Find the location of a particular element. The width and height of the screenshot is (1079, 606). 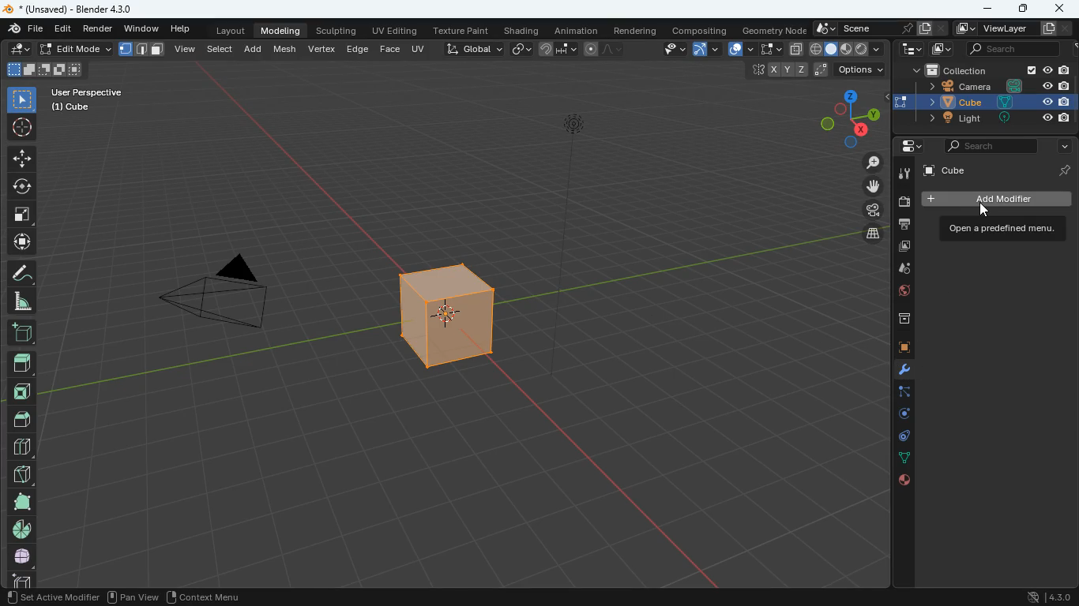

dots is located at coordinates (901, 459).